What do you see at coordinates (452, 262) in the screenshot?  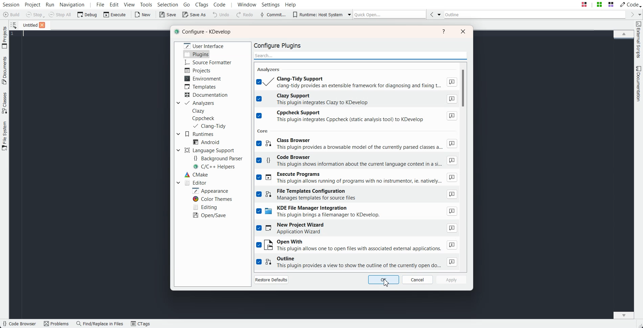 I see `About` at bounding box center [452, 262].